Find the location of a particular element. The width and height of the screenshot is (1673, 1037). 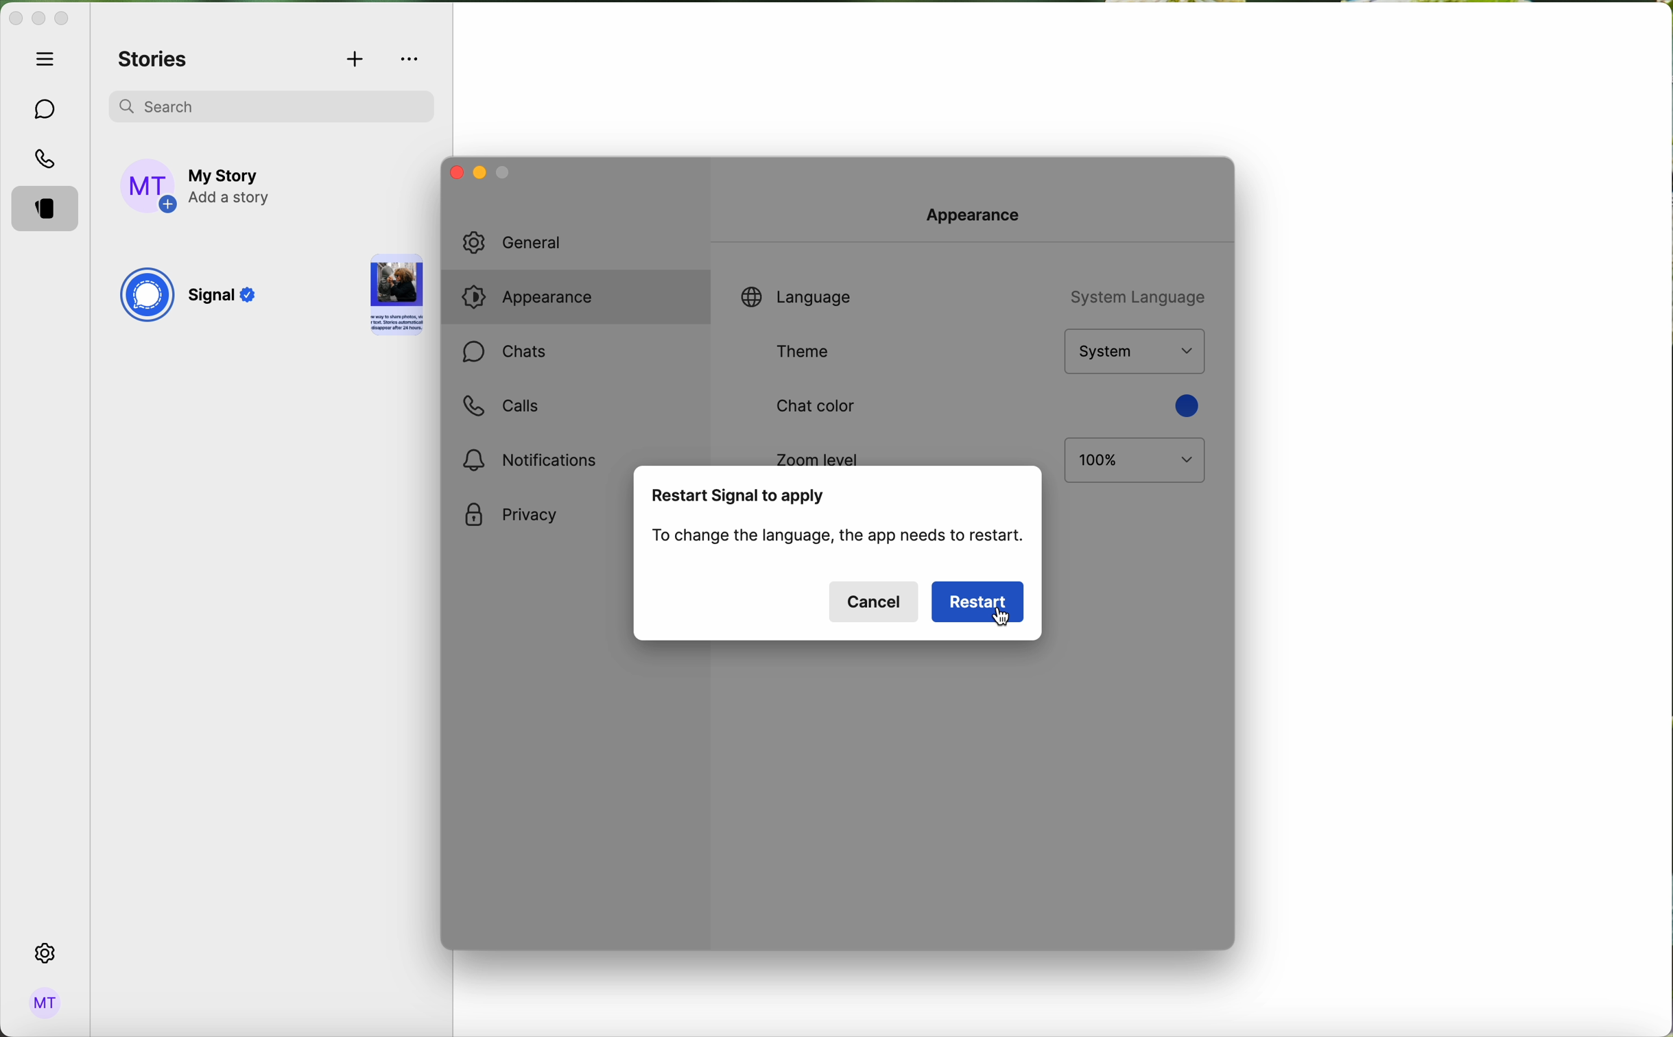

story is located at coordinates (396, 297).